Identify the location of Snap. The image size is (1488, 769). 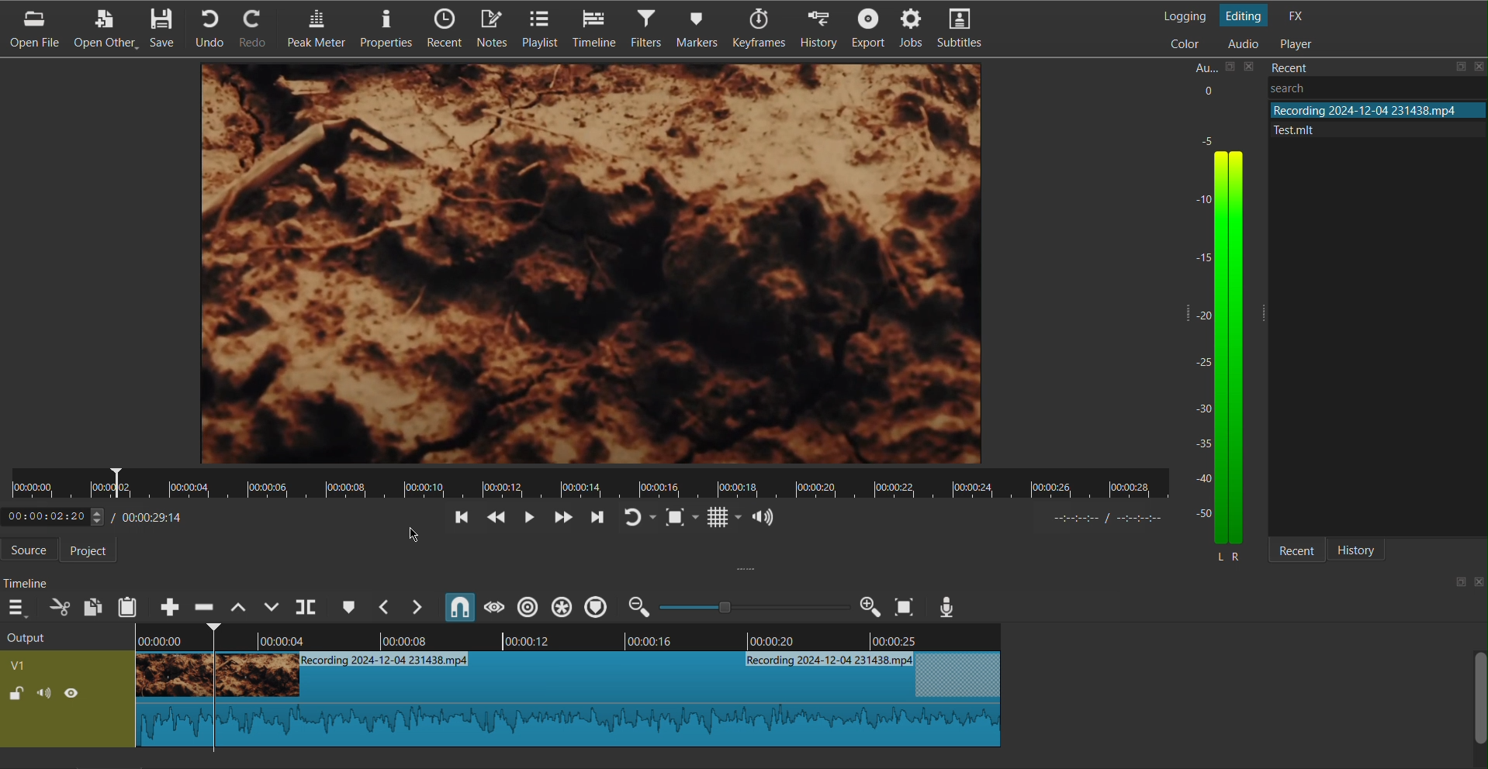
(458, 605).